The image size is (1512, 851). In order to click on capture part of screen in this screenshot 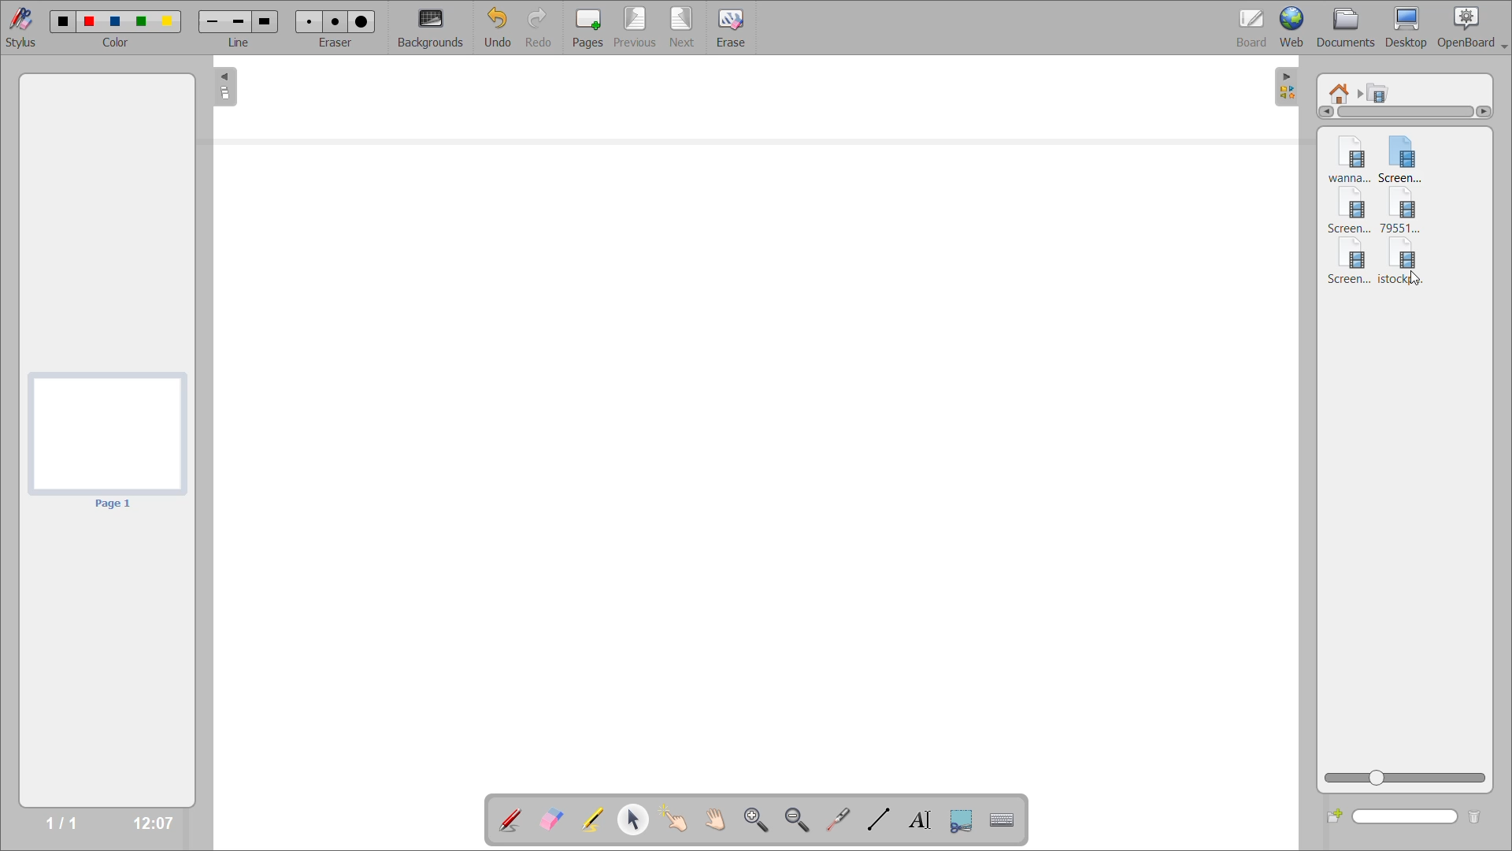, I will do `click(960, 819)`.